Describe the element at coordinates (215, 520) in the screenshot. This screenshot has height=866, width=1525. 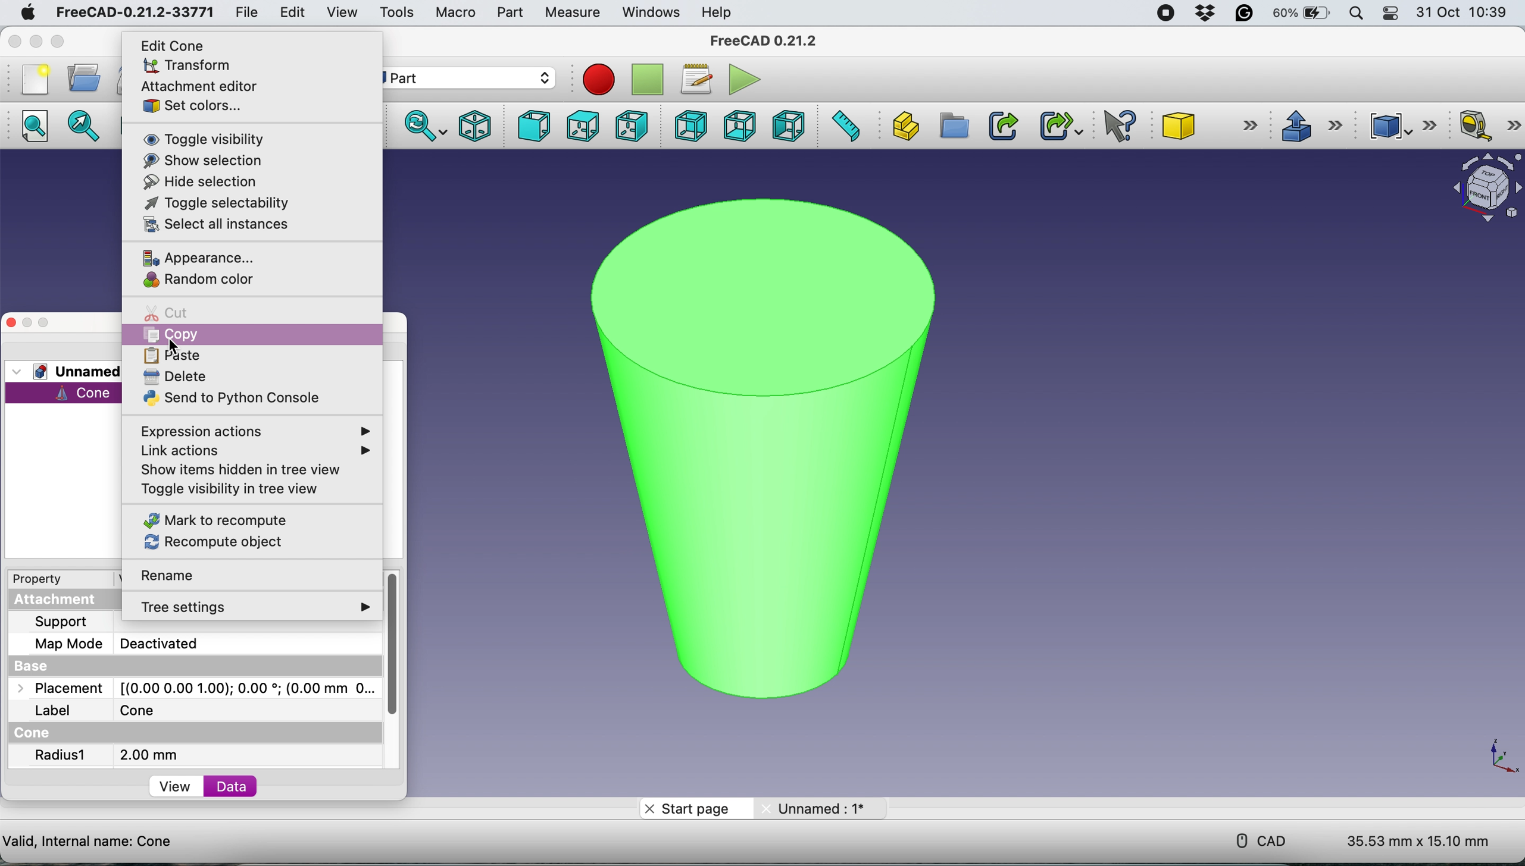
I see `mark to recompute` at that location.